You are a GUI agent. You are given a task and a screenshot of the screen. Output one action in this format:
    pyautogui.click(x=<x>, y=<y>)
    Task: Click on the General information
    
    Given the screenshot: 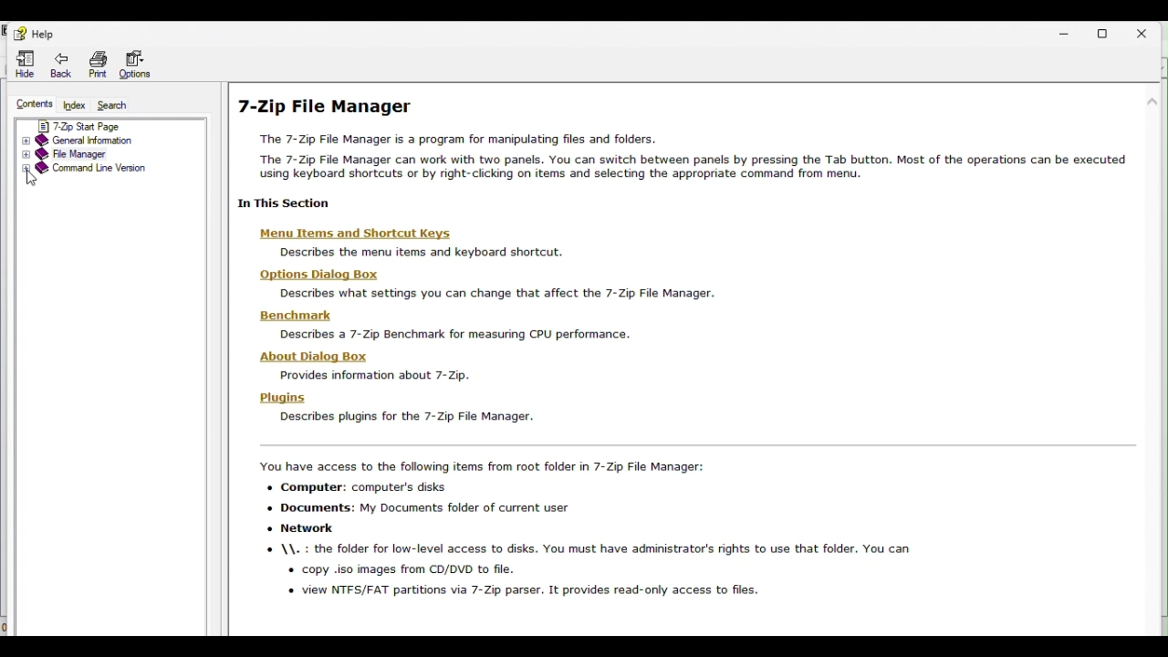 What is the action you would take?
    pyautogui.click(x=99, y=141)
    